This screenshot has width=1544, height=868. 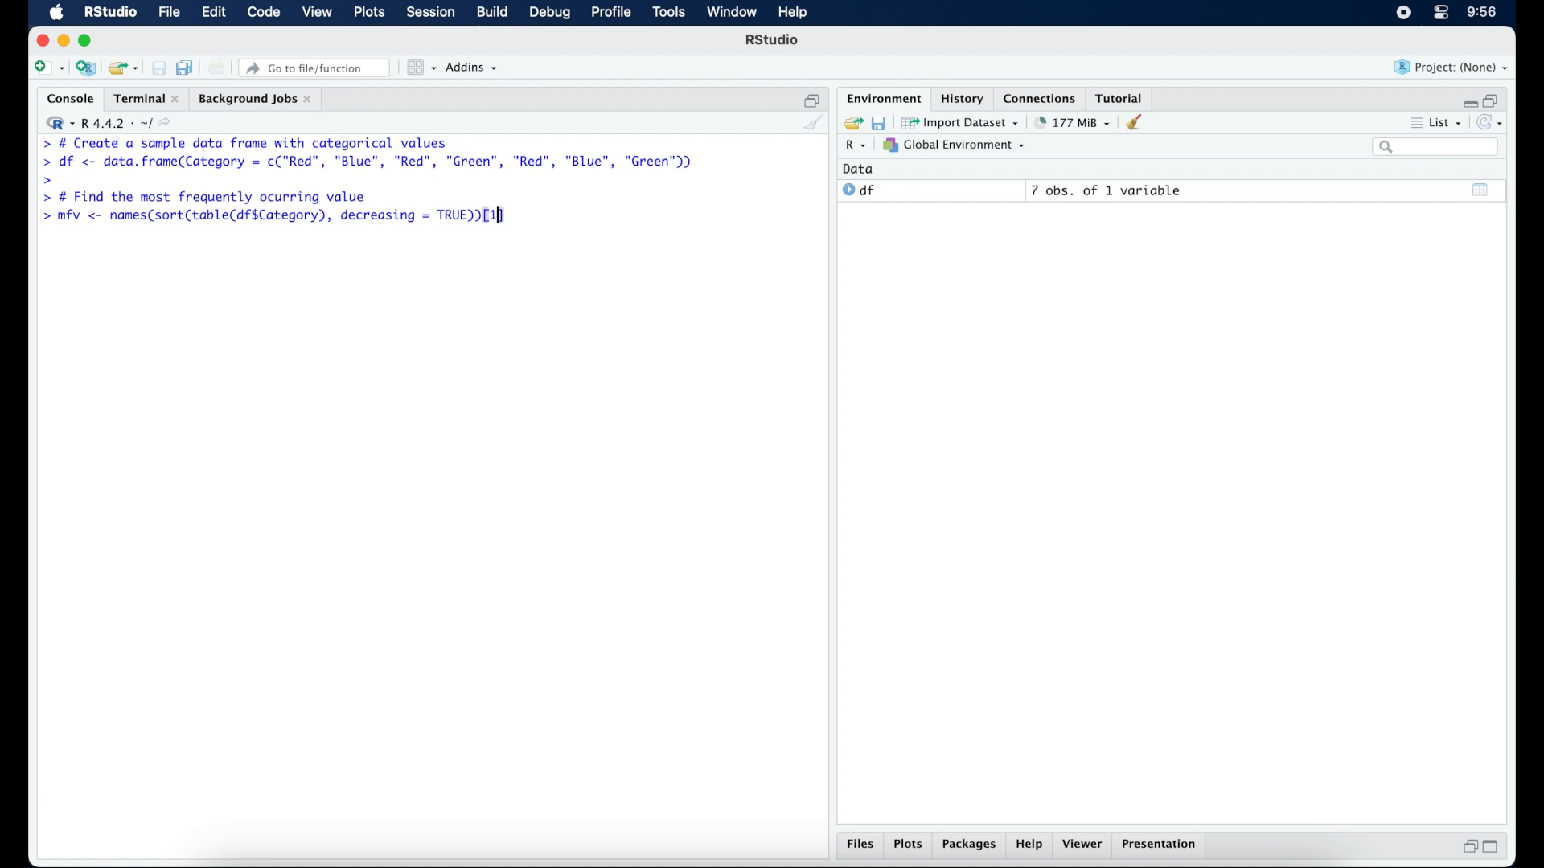 I want to click on debug, so click(x=548, y=14).